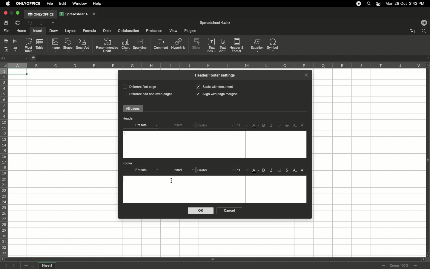 The width and height of the screenshot is (430, 269). What do you see at coordinates (53, 22) in the screenshot?
I see `Customize tool bar` at bounding box center [53, 22].